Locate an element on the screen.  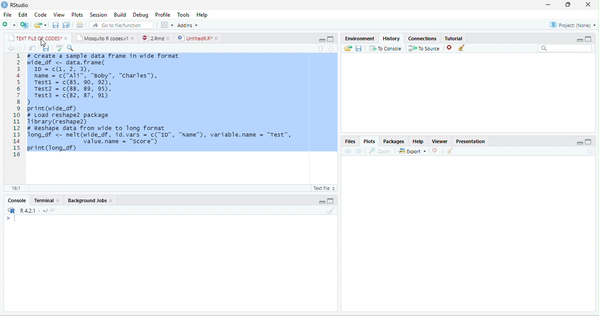
forward is located at coordinates (359, 151).